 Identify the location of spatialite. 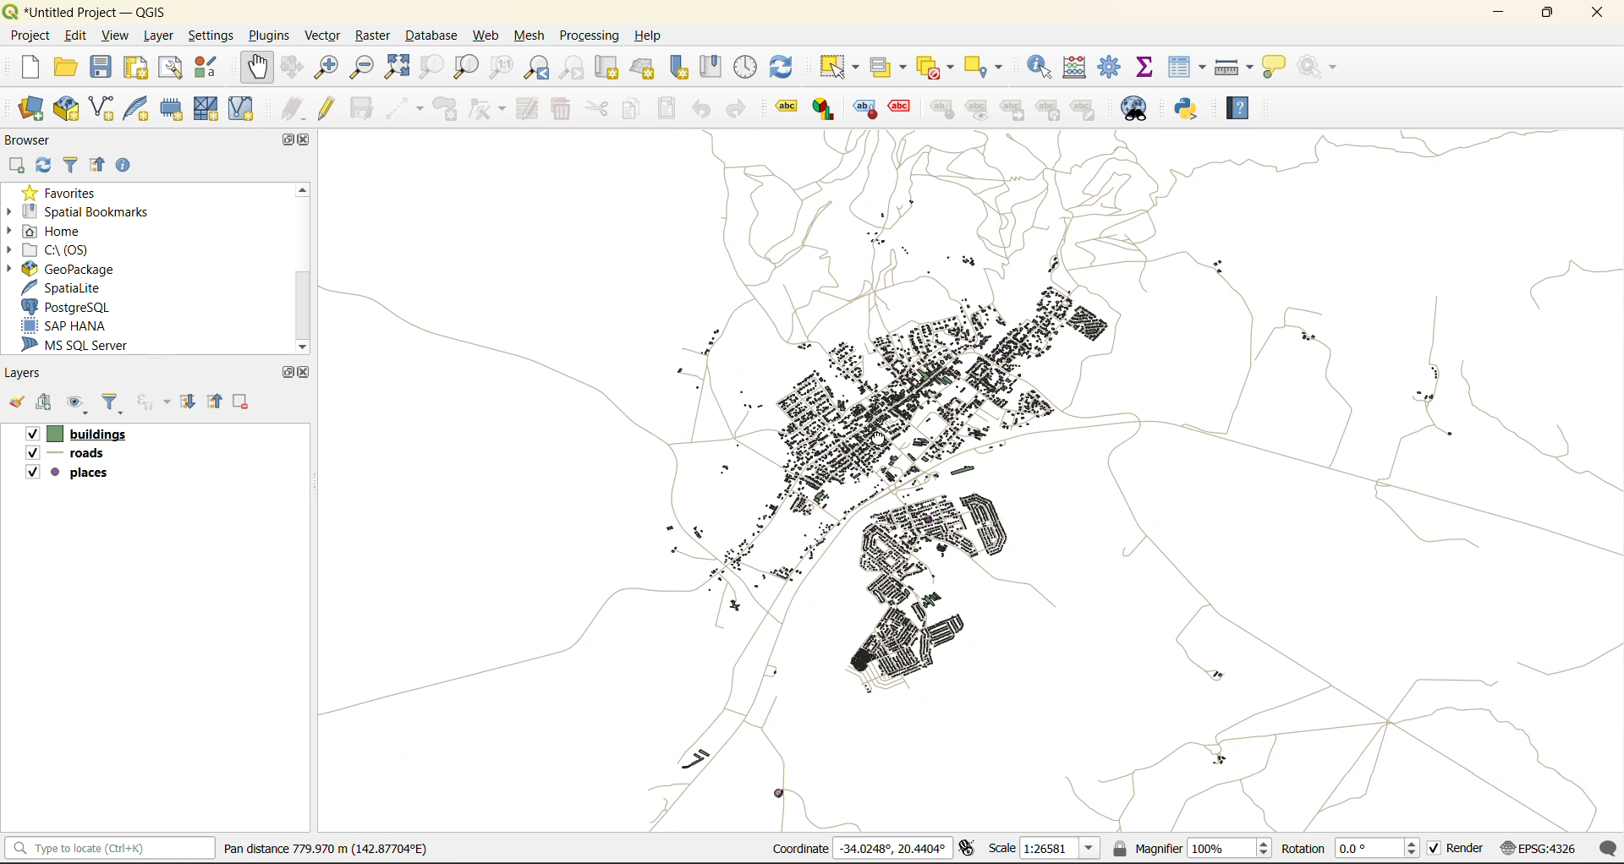
(70, 285).